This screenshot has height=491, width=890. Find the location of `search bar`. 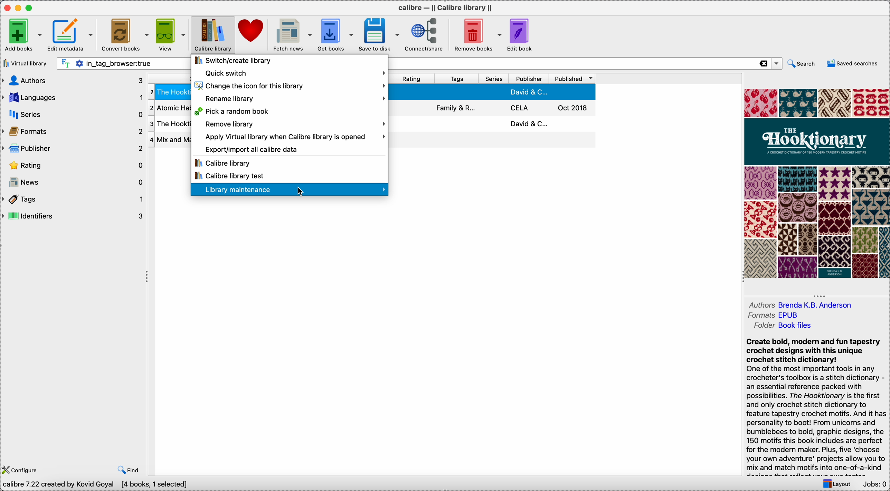

search bar is located at coordinates (124, 63).